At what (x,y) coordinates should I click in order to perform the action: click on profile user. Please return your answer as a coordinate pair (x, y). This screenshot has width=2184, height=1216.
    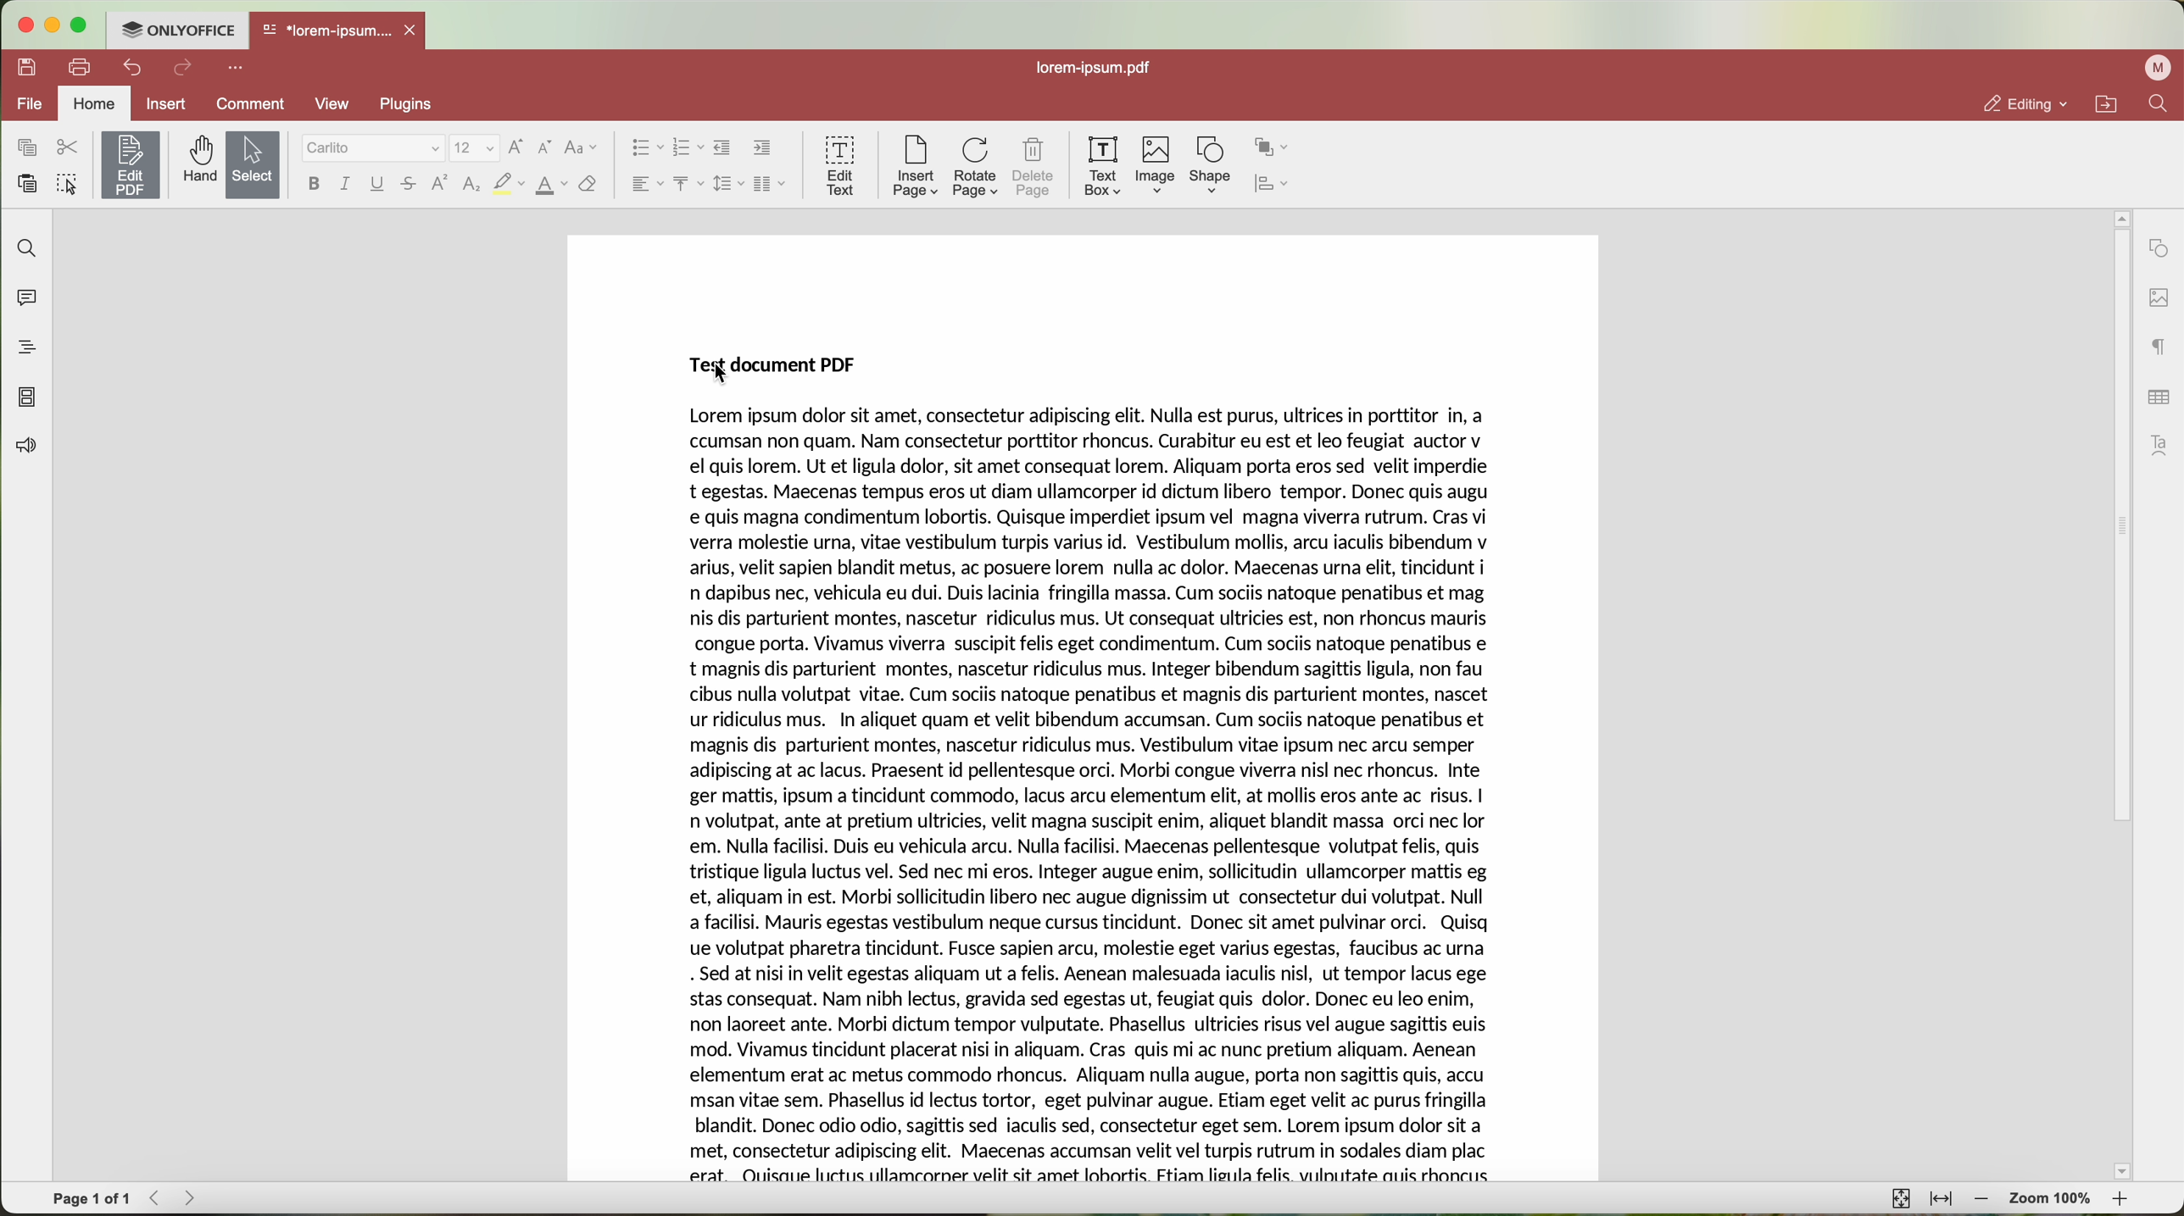
    Looking at the image, I should click on (2159, 69).